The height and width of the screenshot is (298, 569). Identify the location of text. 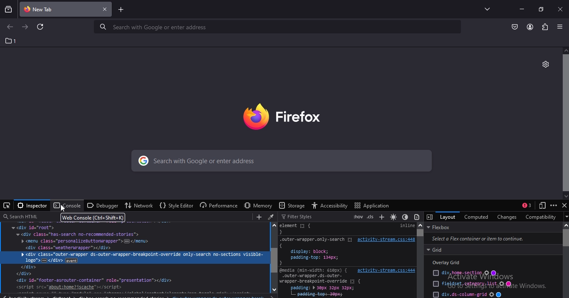
(136, 260).